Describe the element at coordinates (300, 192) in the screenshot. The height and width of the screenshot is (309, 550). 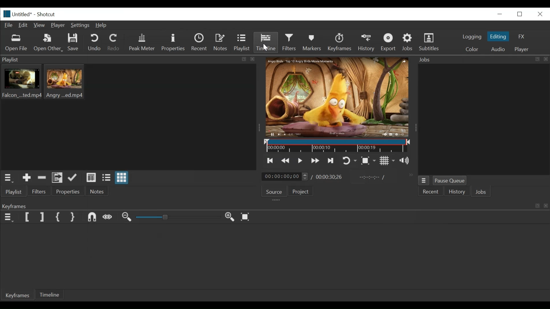
I see `Project` at that location.